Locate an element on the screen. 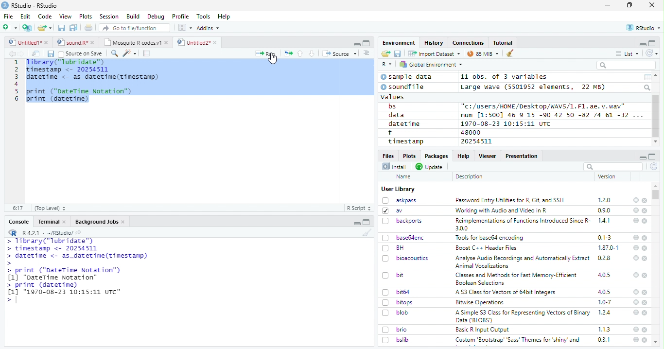  timestamp is located at coordinates (405, 141).